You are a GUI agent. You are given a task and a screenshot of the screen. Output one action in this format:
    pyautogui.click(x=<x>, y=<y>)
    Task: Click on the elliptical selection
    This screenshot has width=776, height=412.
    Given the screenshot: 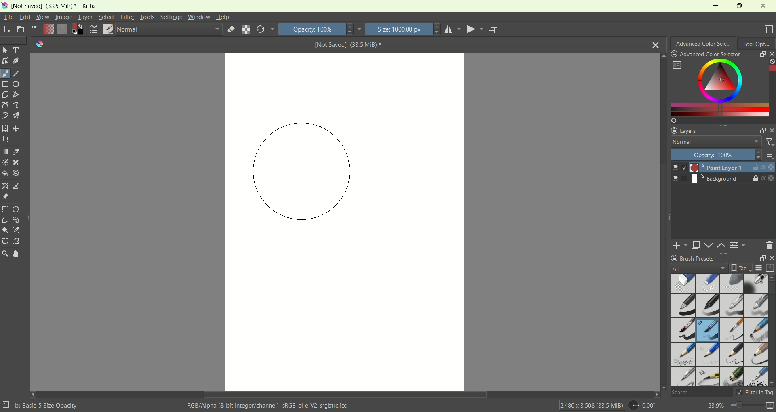 What is the action you would take?
    pyautogui.click(x=16, y=210)
    